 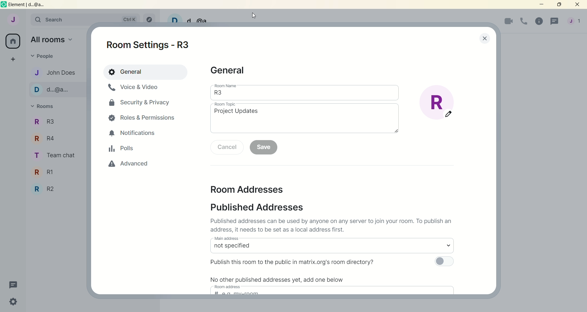 What do you see at coordinates (507, 21) in the screenshot?
I see `video call` at bounding box center [507, 21].